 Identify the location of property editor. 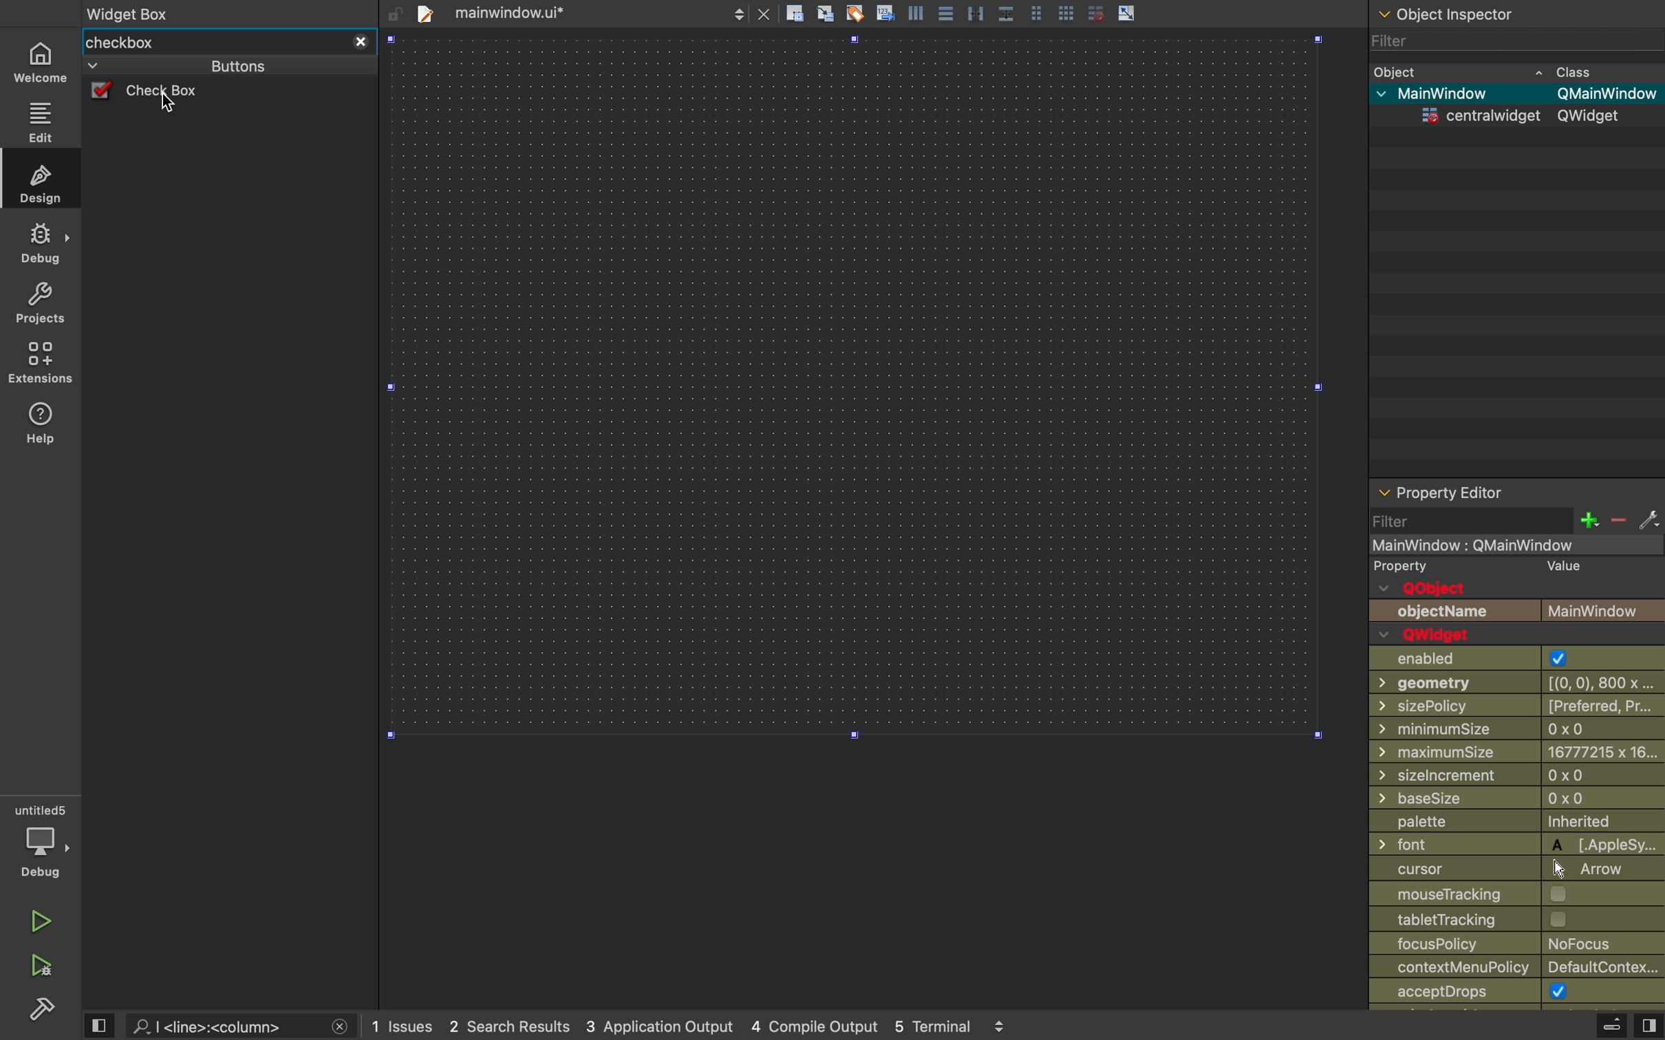
(1517, 492).